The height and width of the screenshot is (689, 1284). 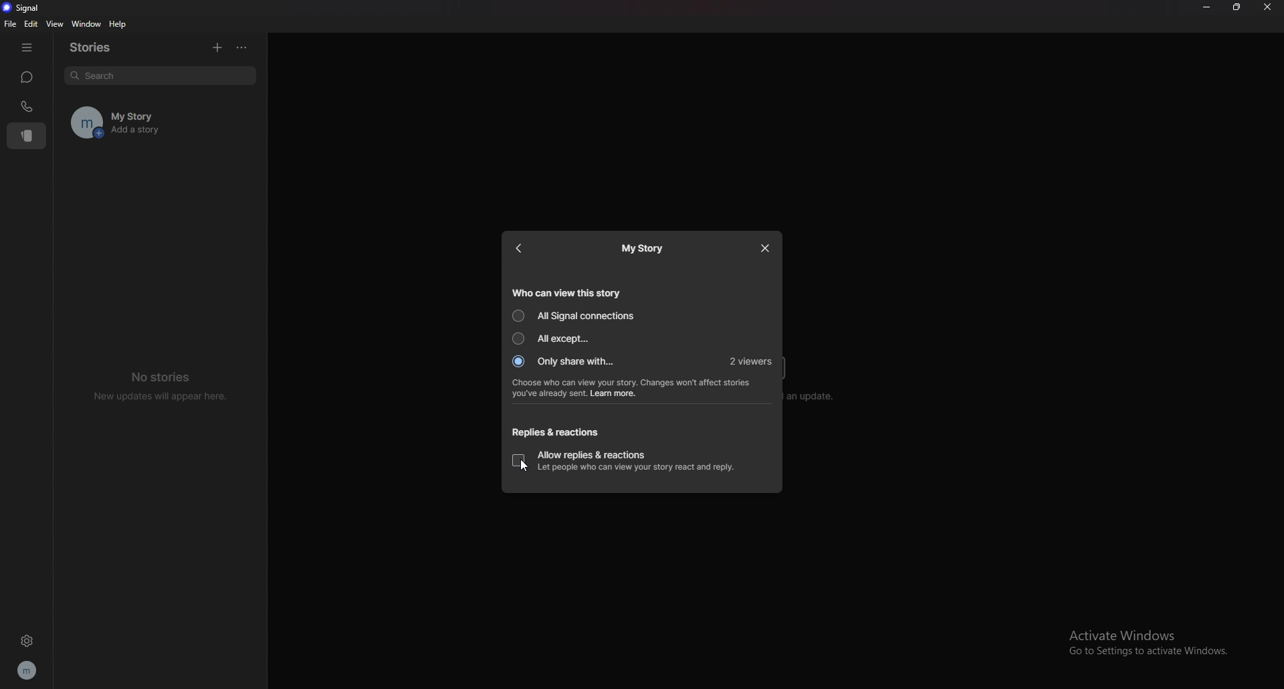 I want to click on checkbox, so click(x=518, y=461).